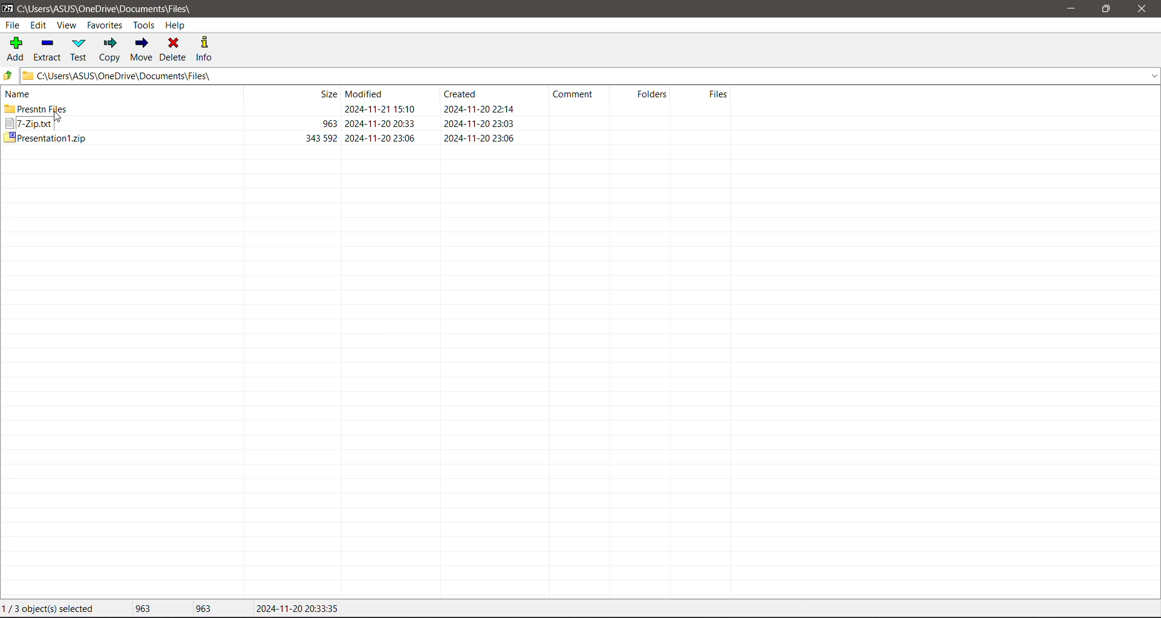 This screenshot has width=1161, height=618. I want to click on Move Up one level, so click(8, 76).